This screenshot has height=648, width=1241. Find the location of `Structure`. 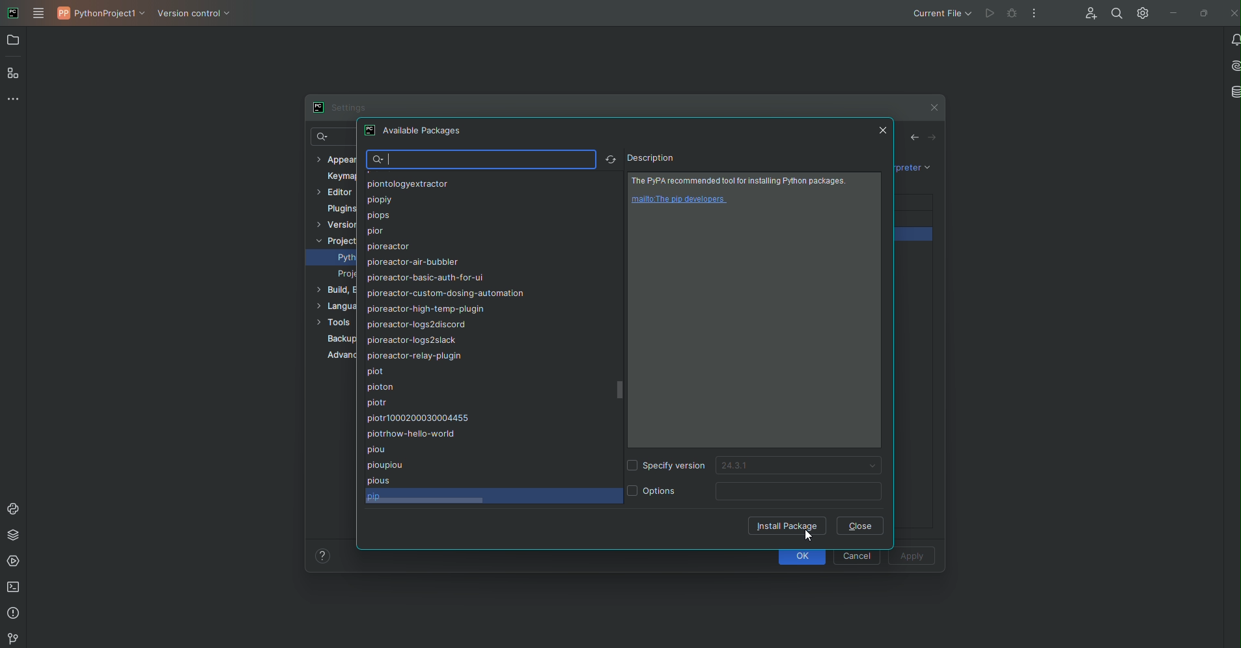

Structure is located at coordinates (15, 74).